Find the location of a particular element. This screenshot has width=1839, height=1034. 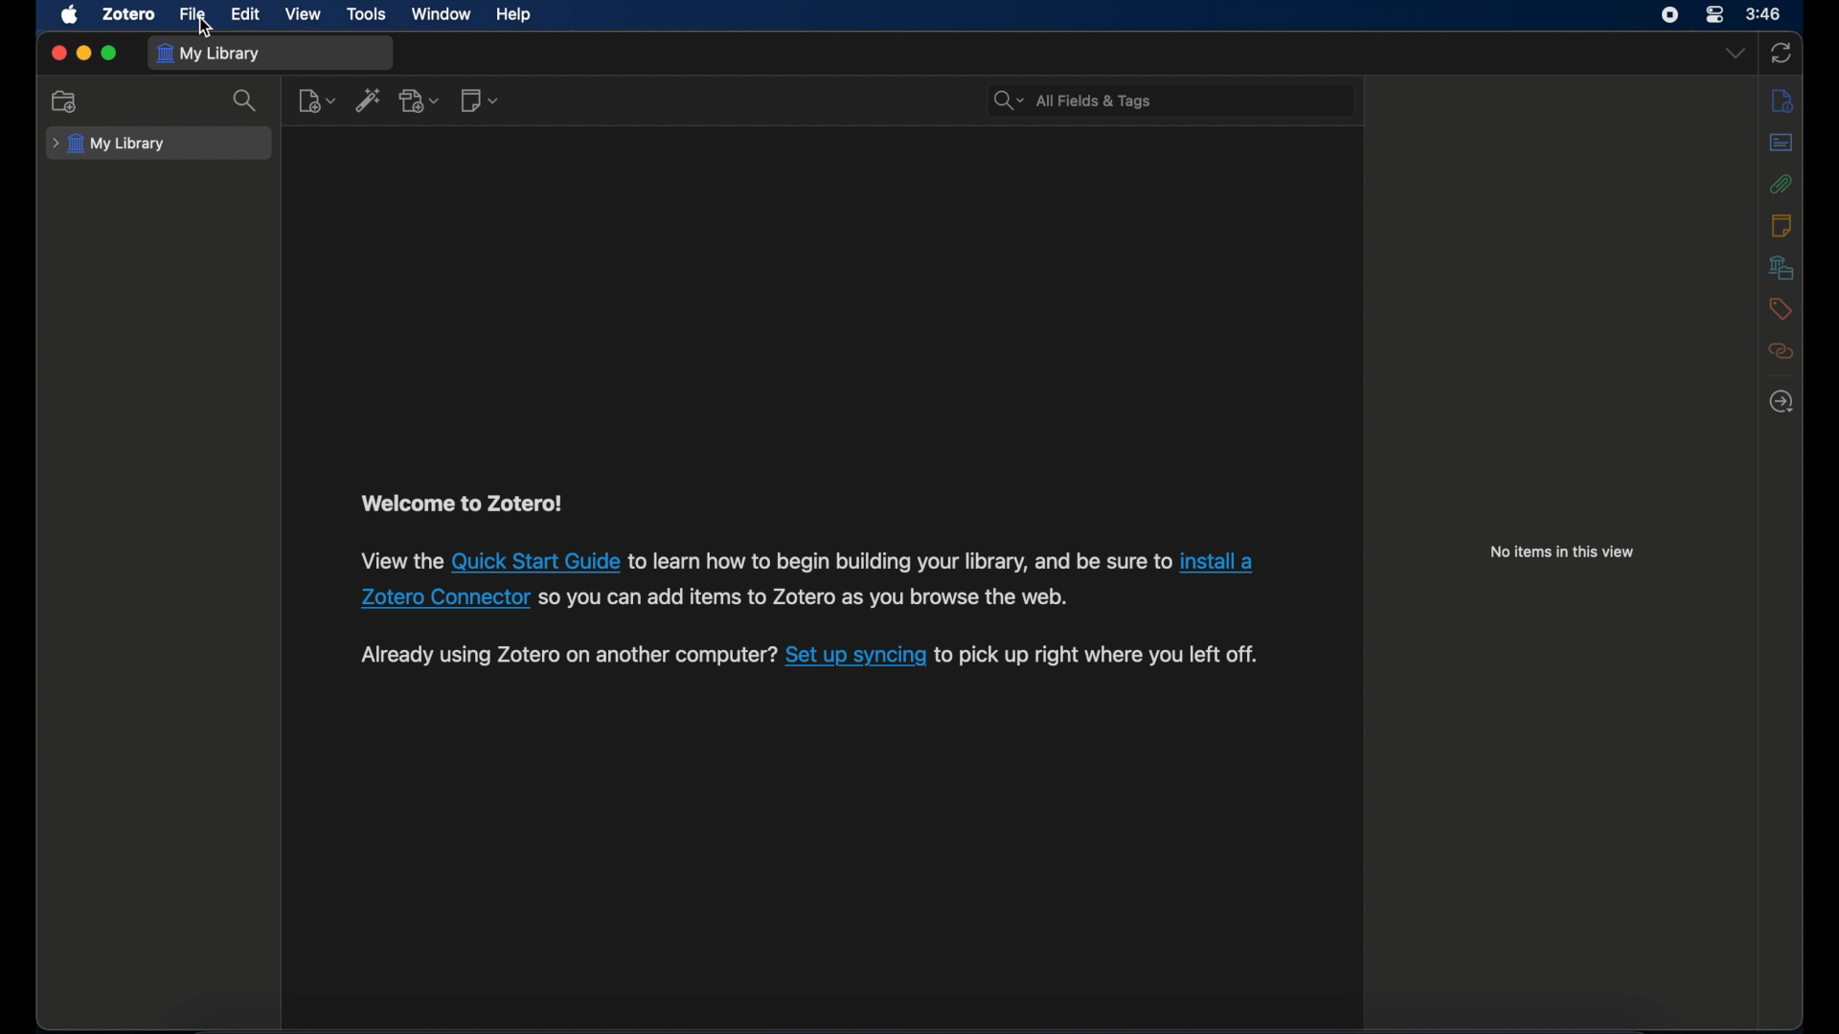

installation instruction is located at coordinates (806, 579).